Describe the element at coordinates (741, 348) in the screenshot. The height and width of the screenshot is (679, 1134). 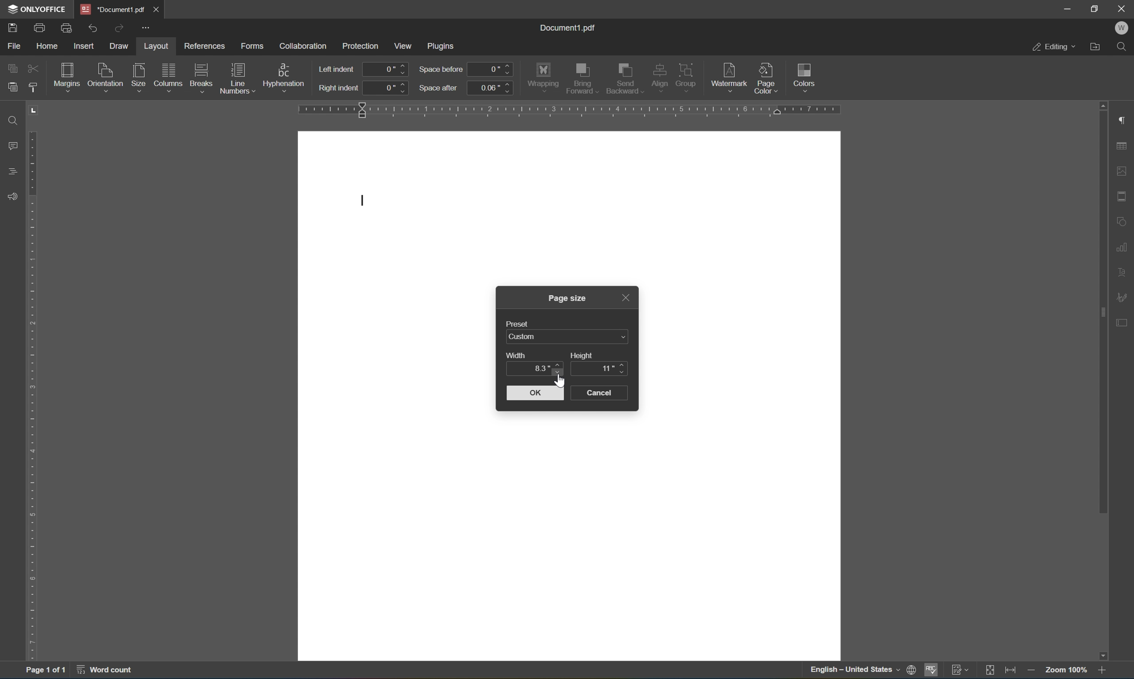
I see `workspace` at that location.